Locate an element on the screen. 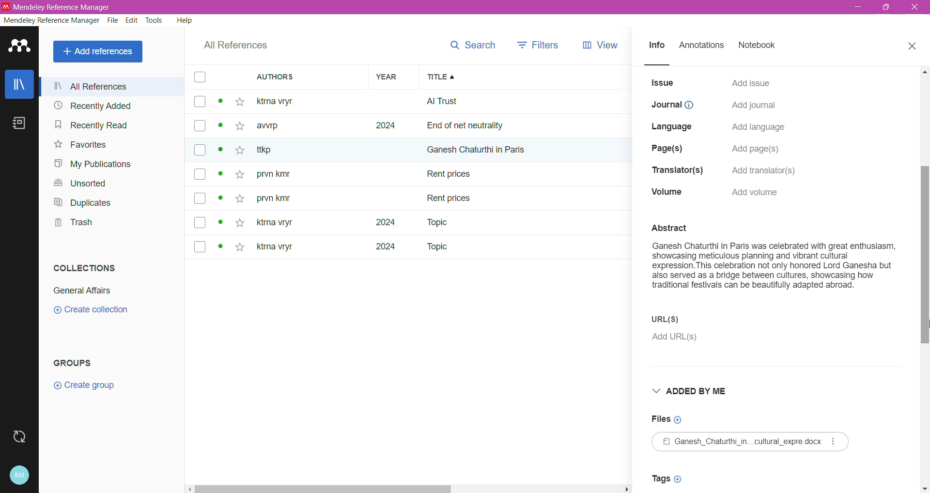 The image size is (930, 493). Create Group is located at coordinates (89, 386).